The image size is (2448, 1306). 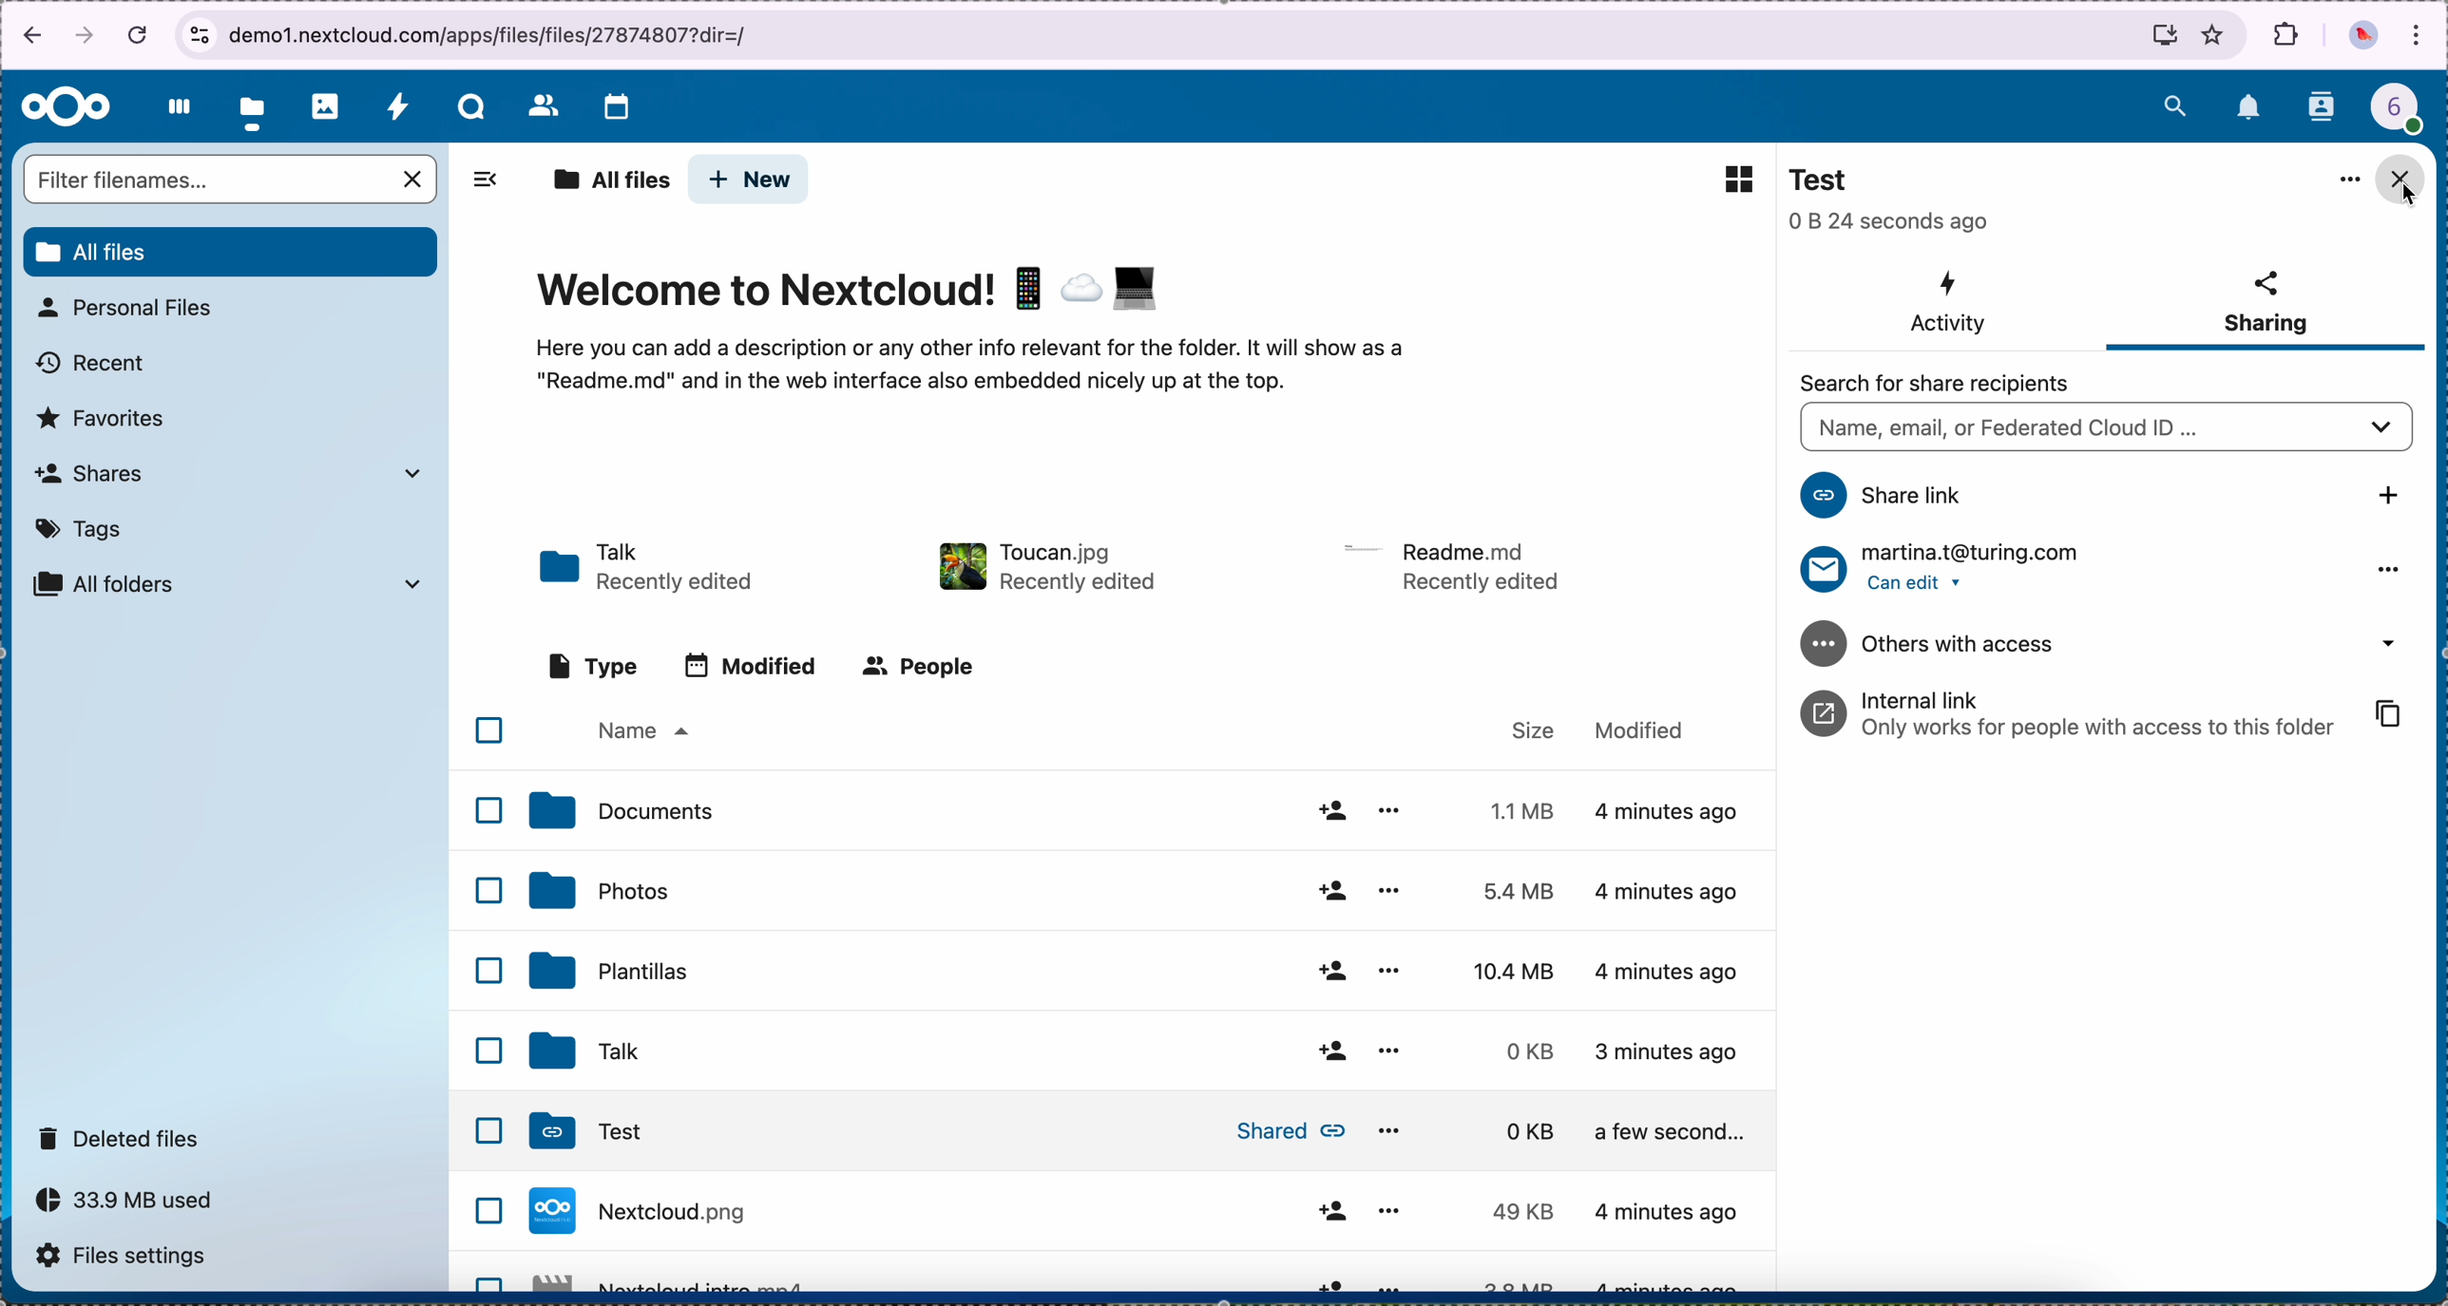 I want to click on more options, so click(x=2343, y=181).